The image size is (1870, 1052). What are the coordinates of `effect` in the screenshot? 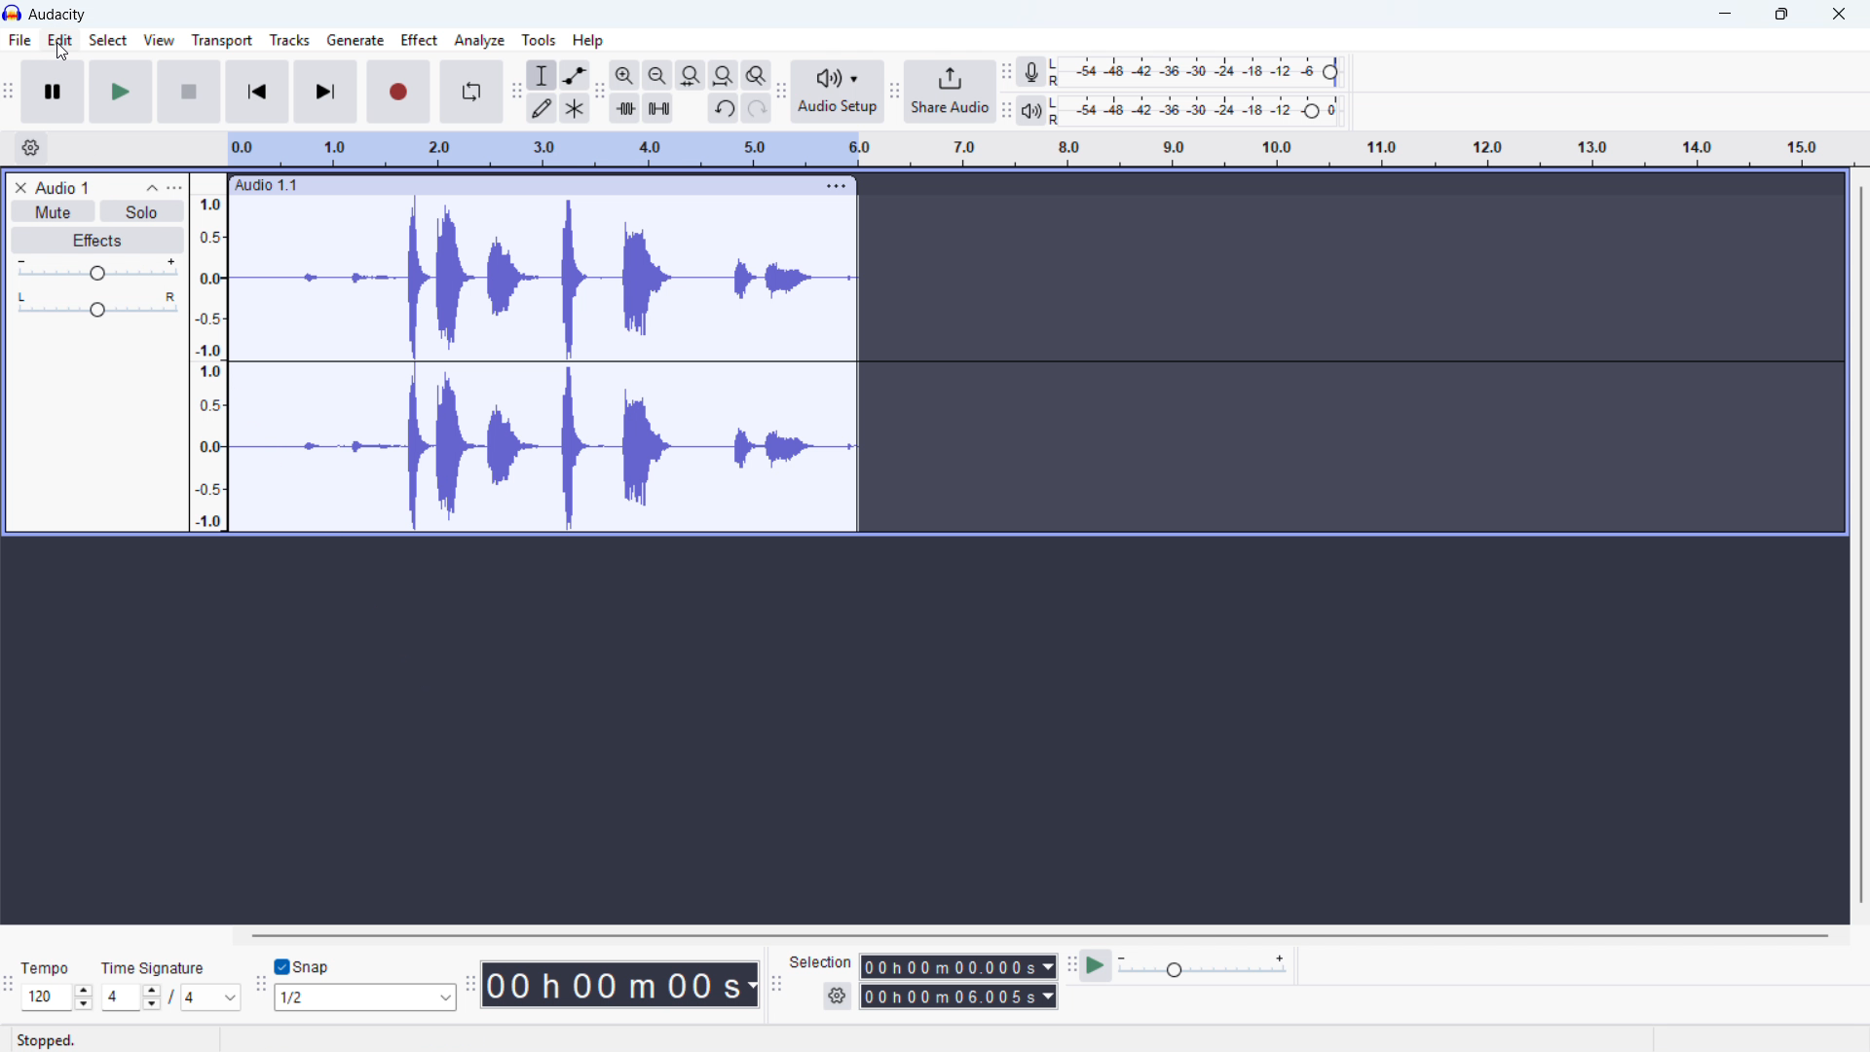 It's located at (421, 40).